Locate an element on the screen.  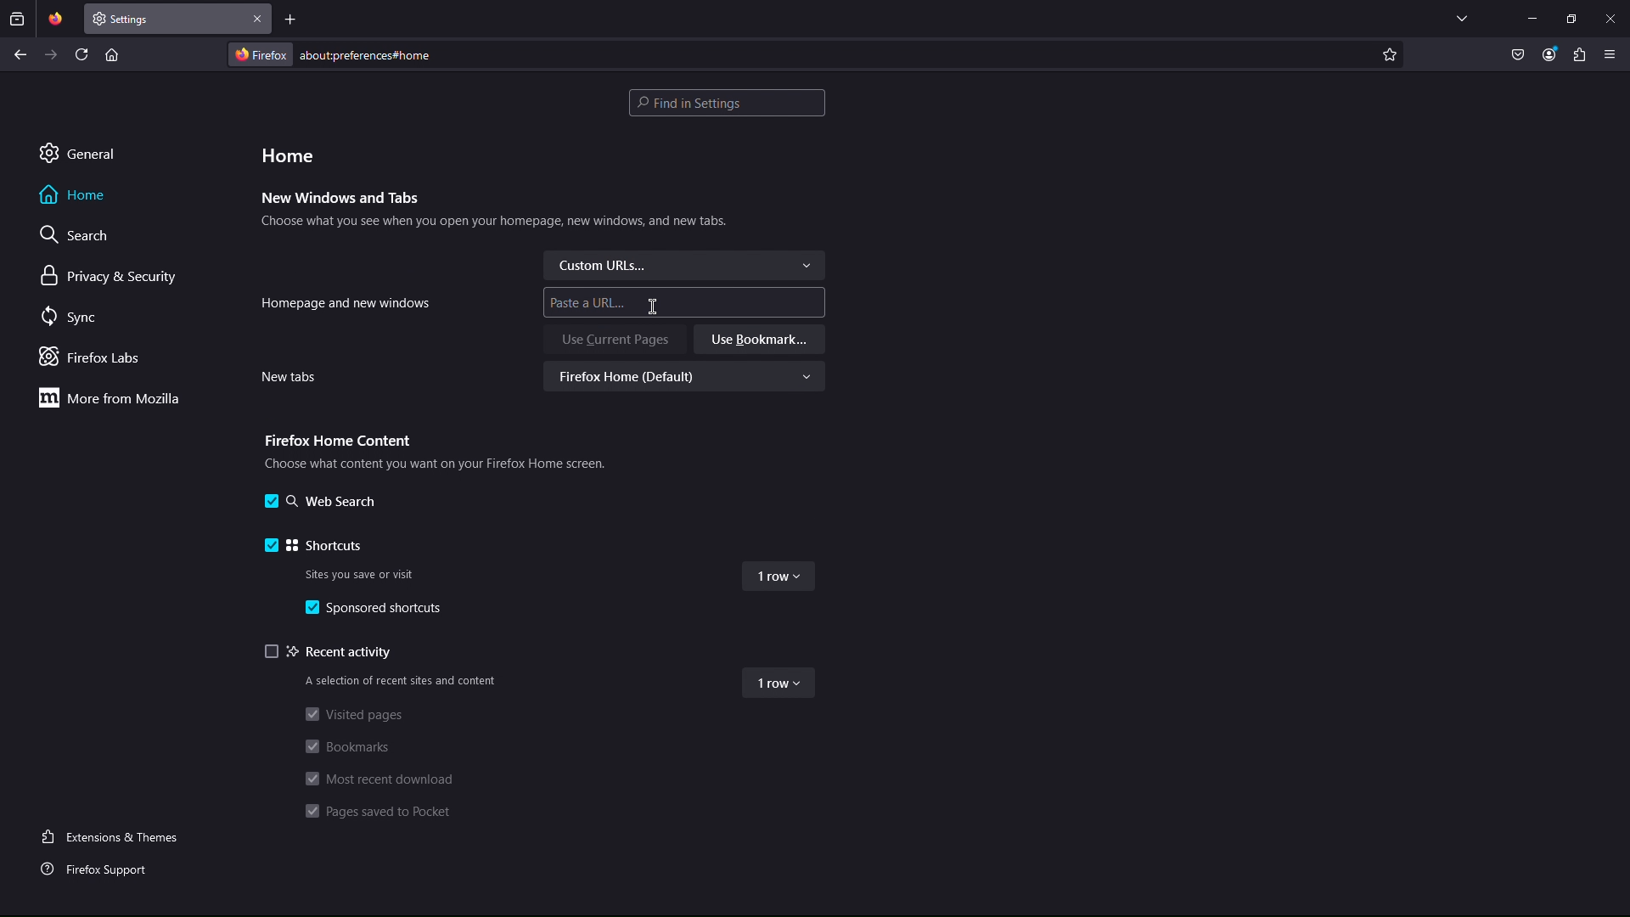
Privacy & Security is located at coordinates (110, 277).